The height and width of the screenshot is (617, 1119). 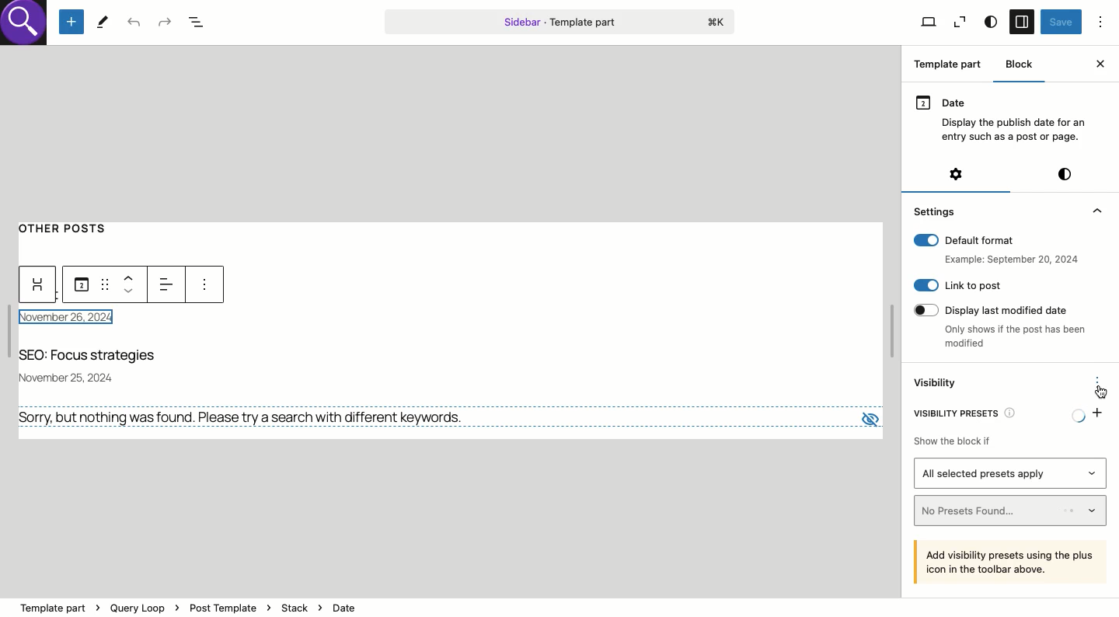 I want to click on All selected presets apply, so click(x=1011, y=473).